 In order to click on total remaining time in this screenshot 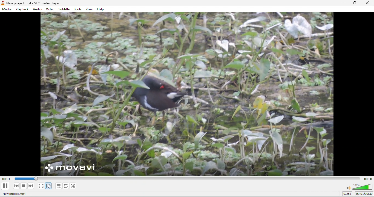, I will do `click(369, 179)`.